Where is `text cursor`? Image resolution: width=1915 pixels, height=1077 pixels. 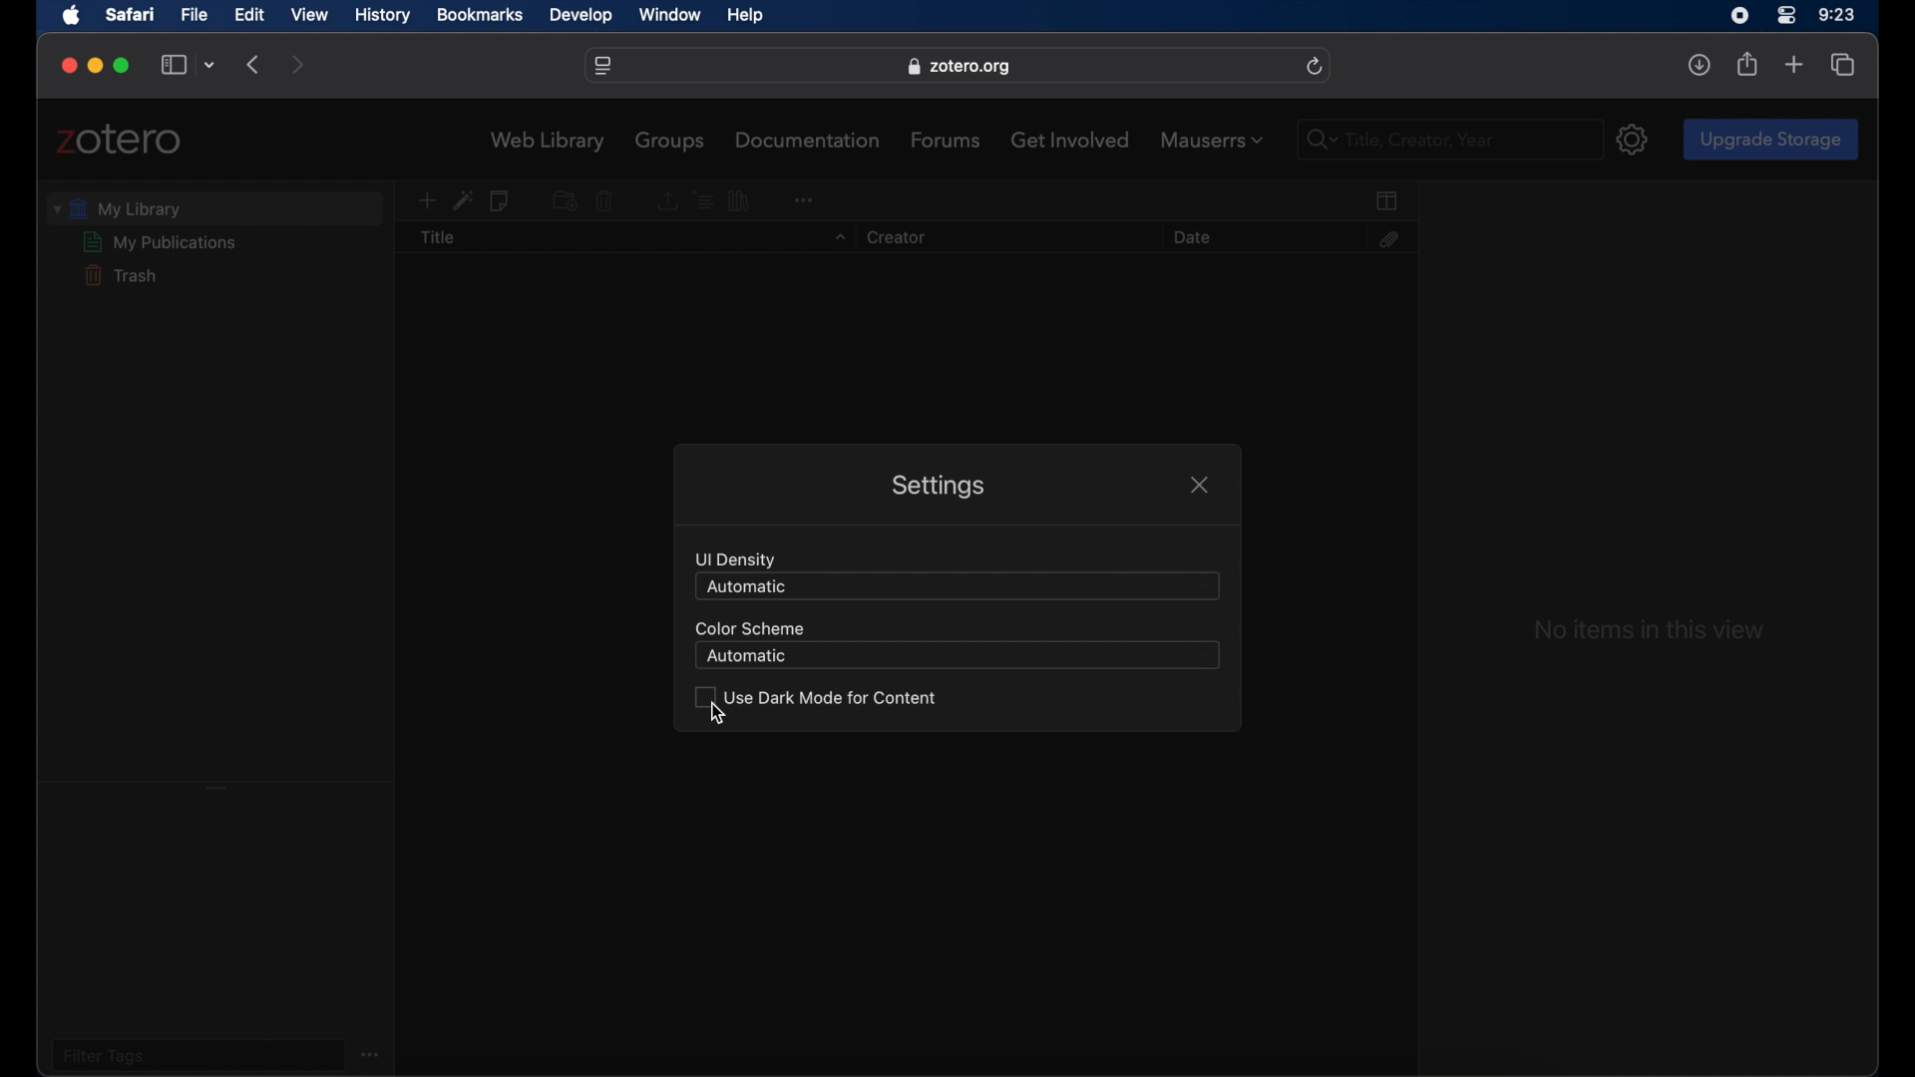
text cursor is located at coordinates (1348, 140).